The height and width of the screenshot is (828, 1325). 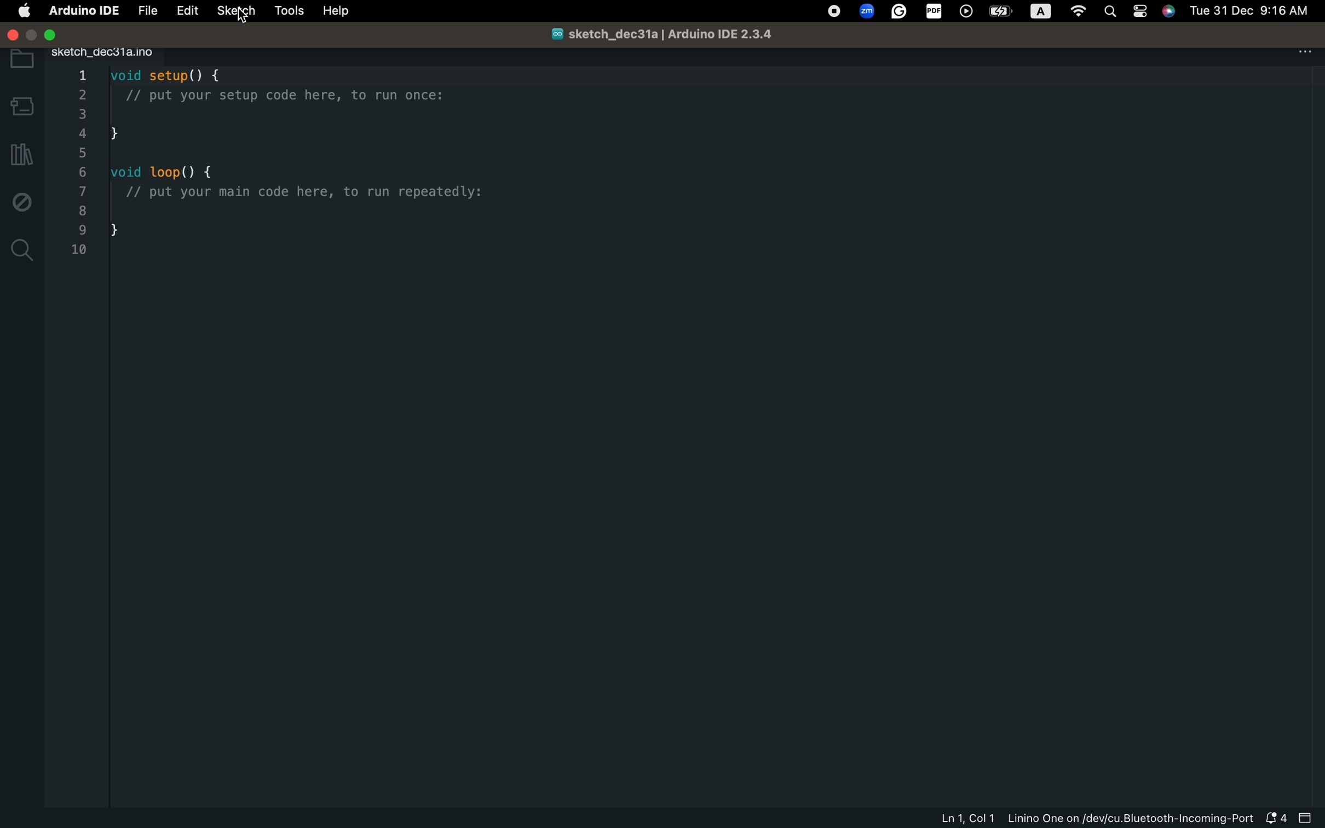 I want to click on arduino, so click(x=80, y=13).